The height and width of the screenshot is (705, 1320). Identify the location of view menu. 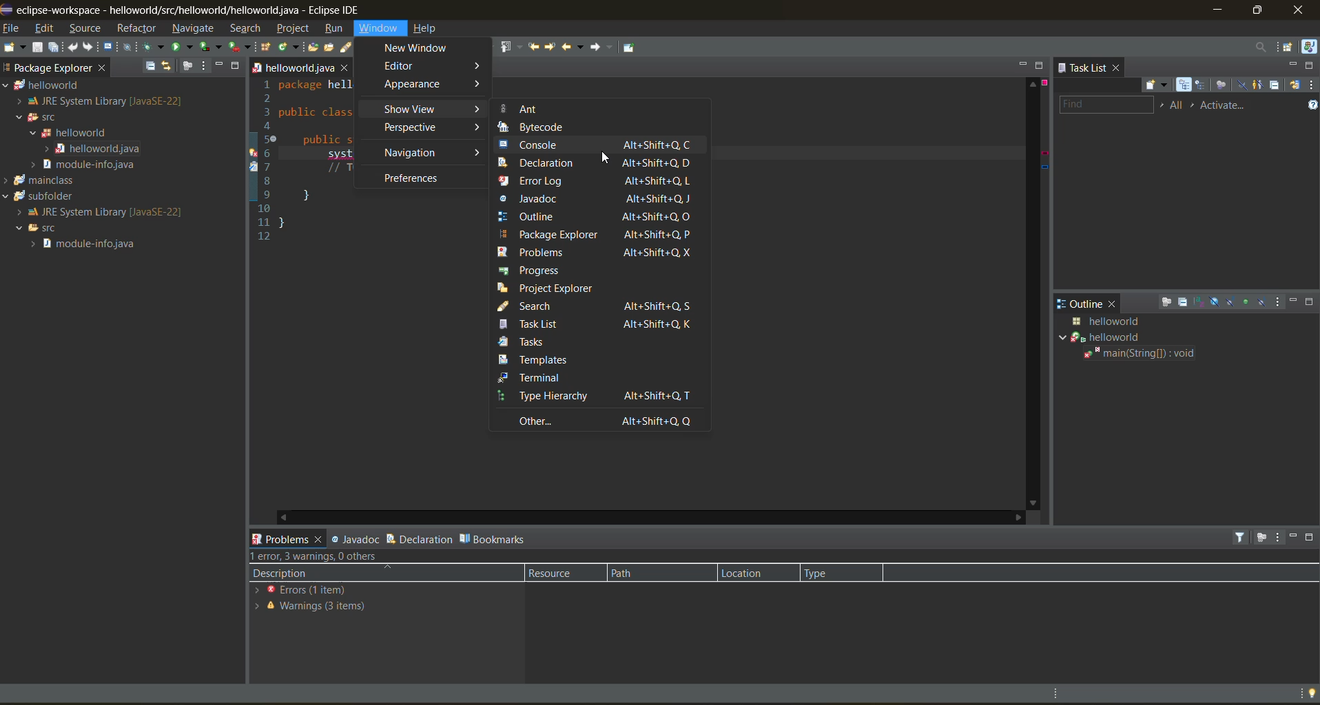
(1279, 302).